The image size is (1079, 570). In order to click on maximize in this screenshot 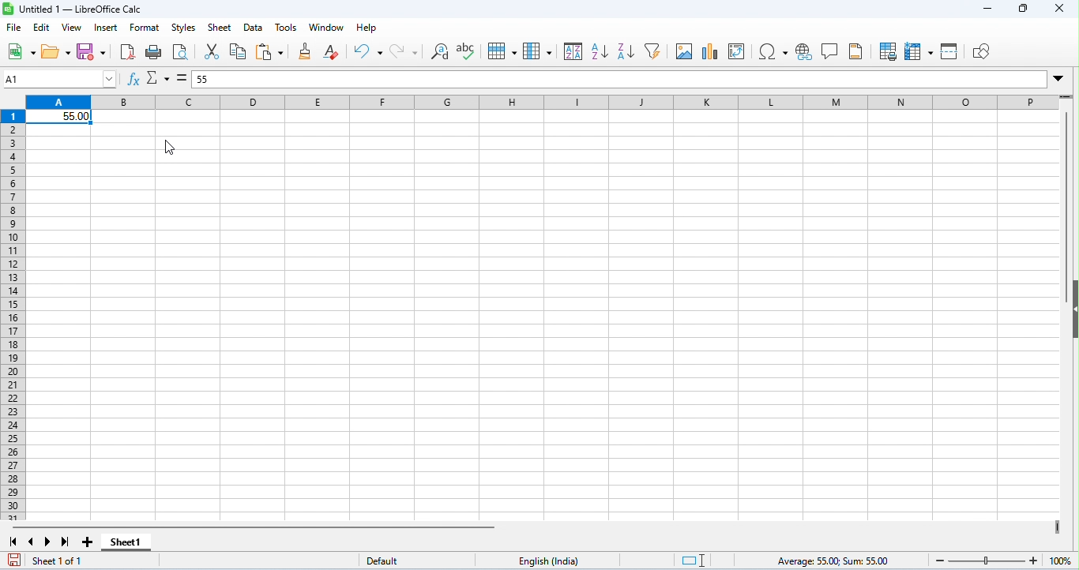, I will do `click(1023, 9)`.